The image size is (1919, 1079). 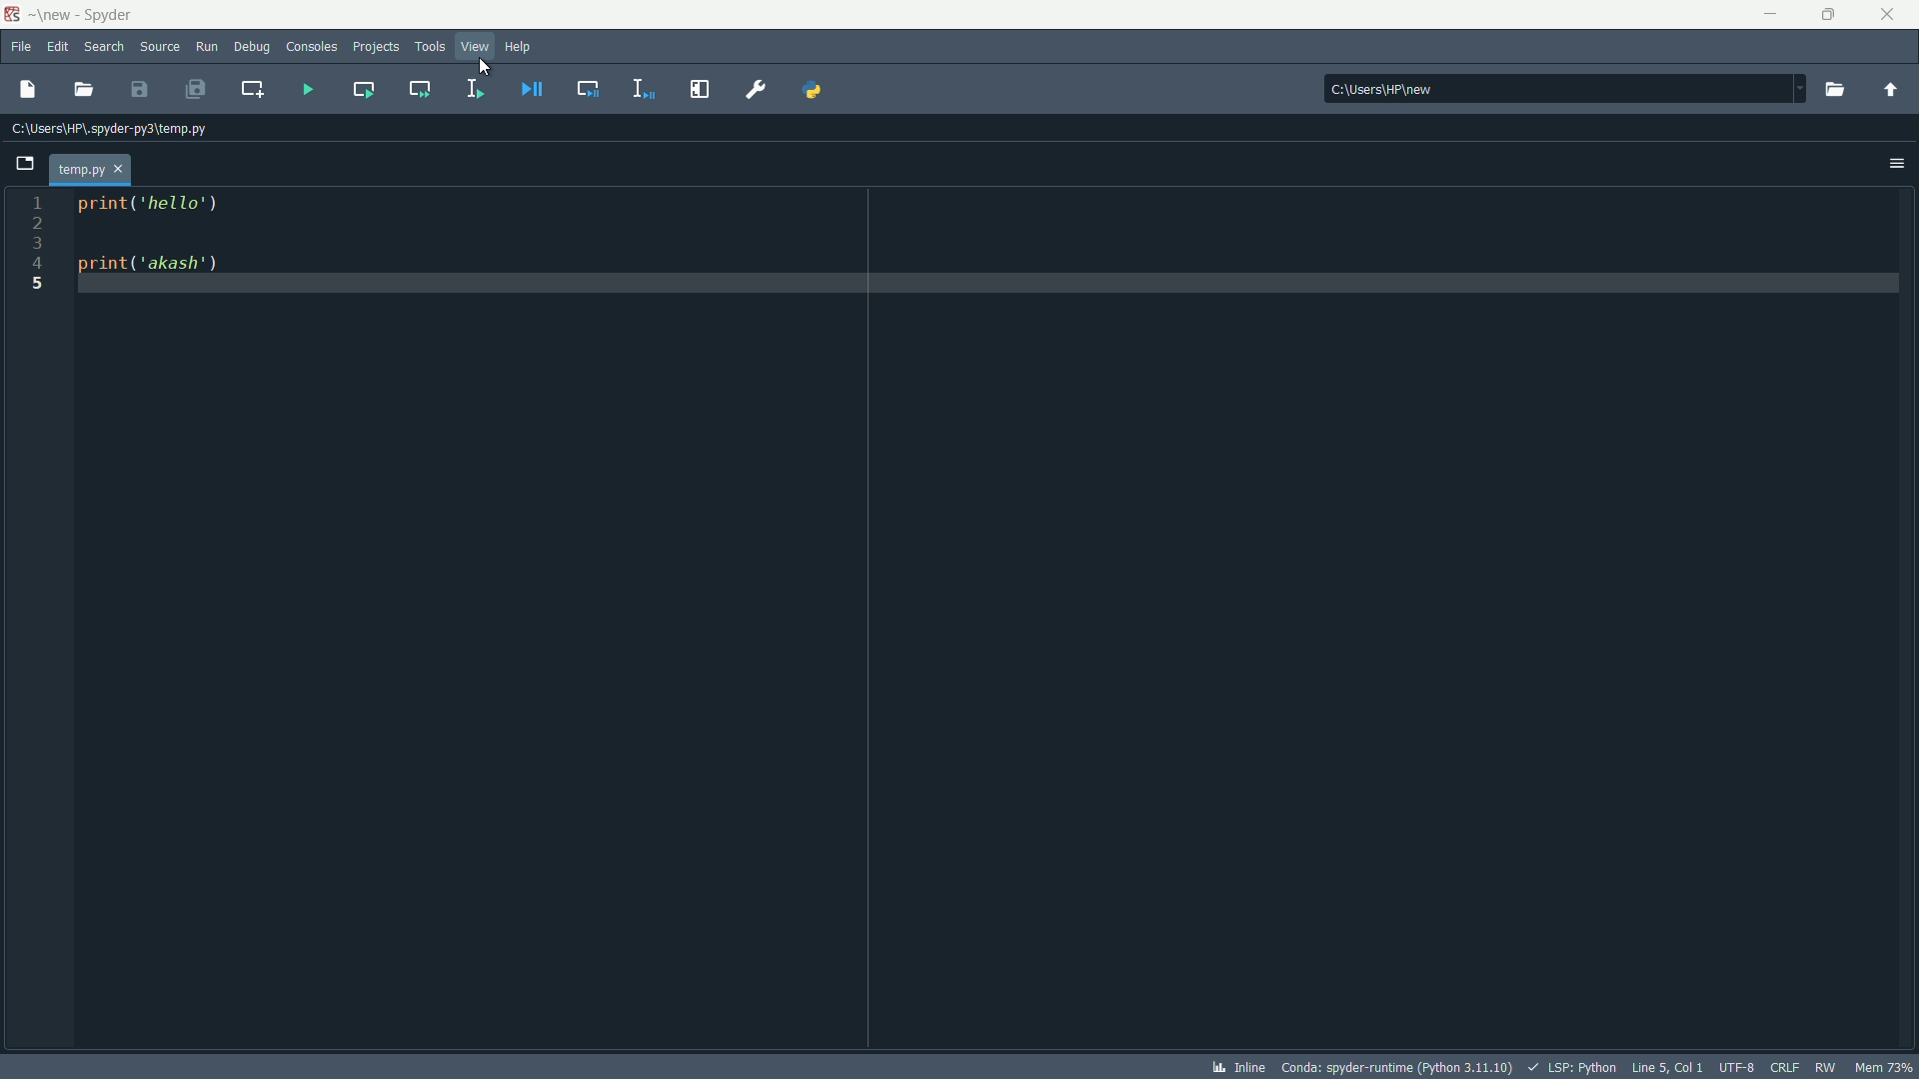 I want to click on view menu, so click(x=475, y=46).